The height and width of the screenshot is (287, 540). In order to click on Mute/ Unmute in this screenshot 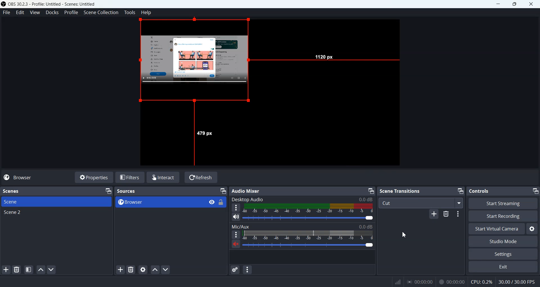, I will do `click(236, 217)`.